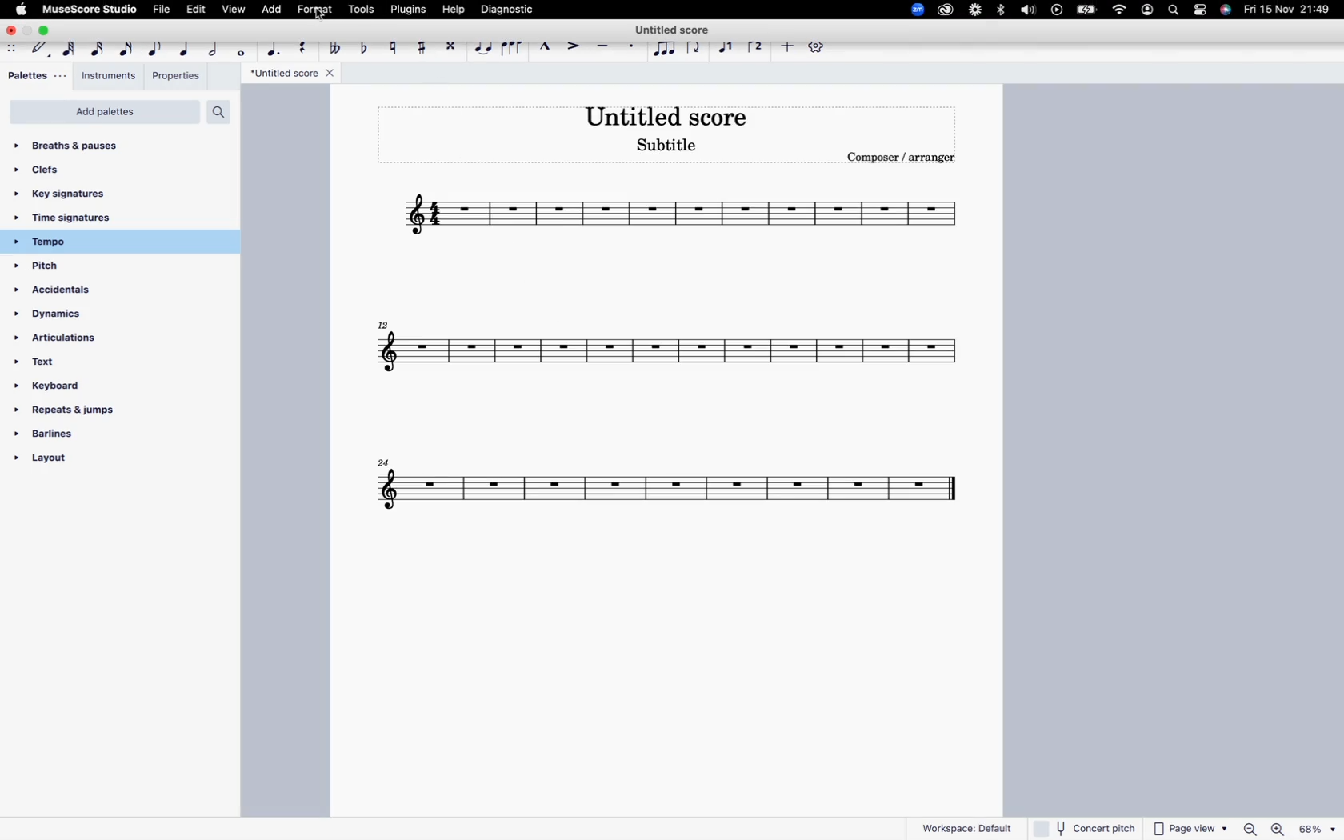 The image size is (1344, 840). What do you see at coordinates (513, 46) in the screenshot?
I see `slur` at bounding box center [513, 46].